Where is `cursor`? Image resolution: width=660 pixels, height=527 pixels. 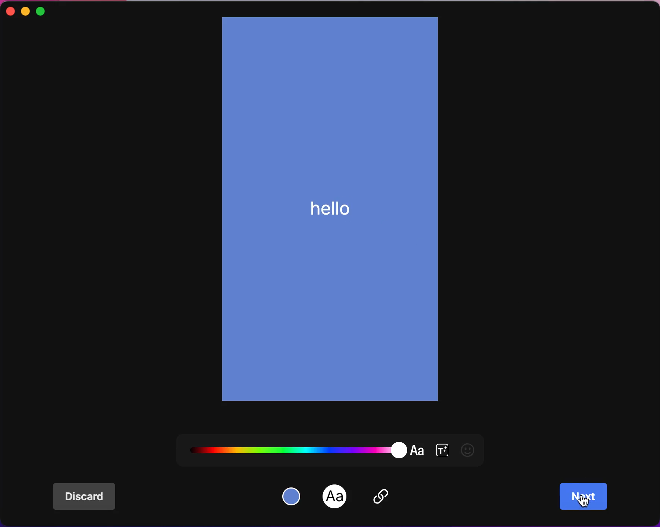 cursor is located at coordinates (583, 502).